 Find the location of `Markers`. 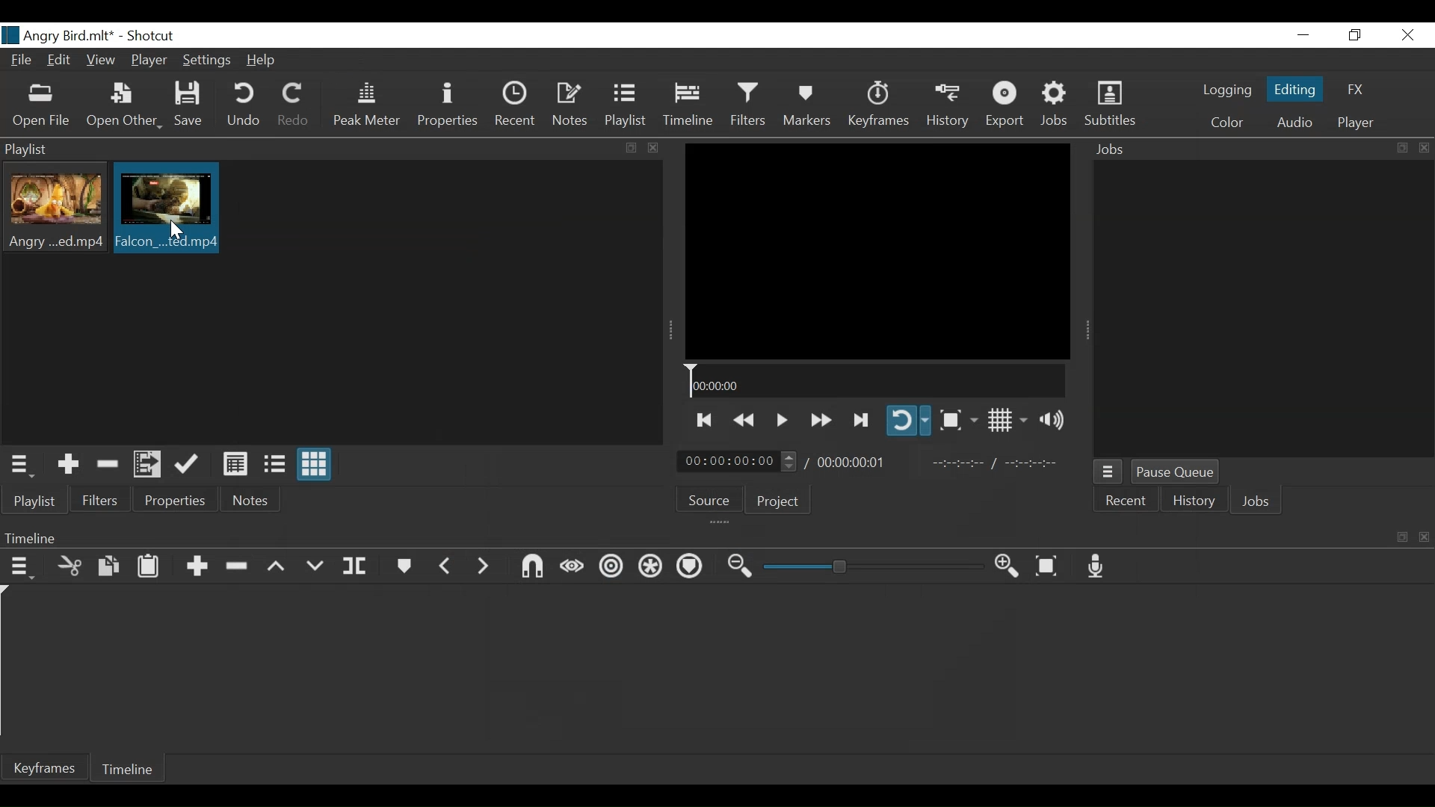

Markers is located at coordinates (403, 566).